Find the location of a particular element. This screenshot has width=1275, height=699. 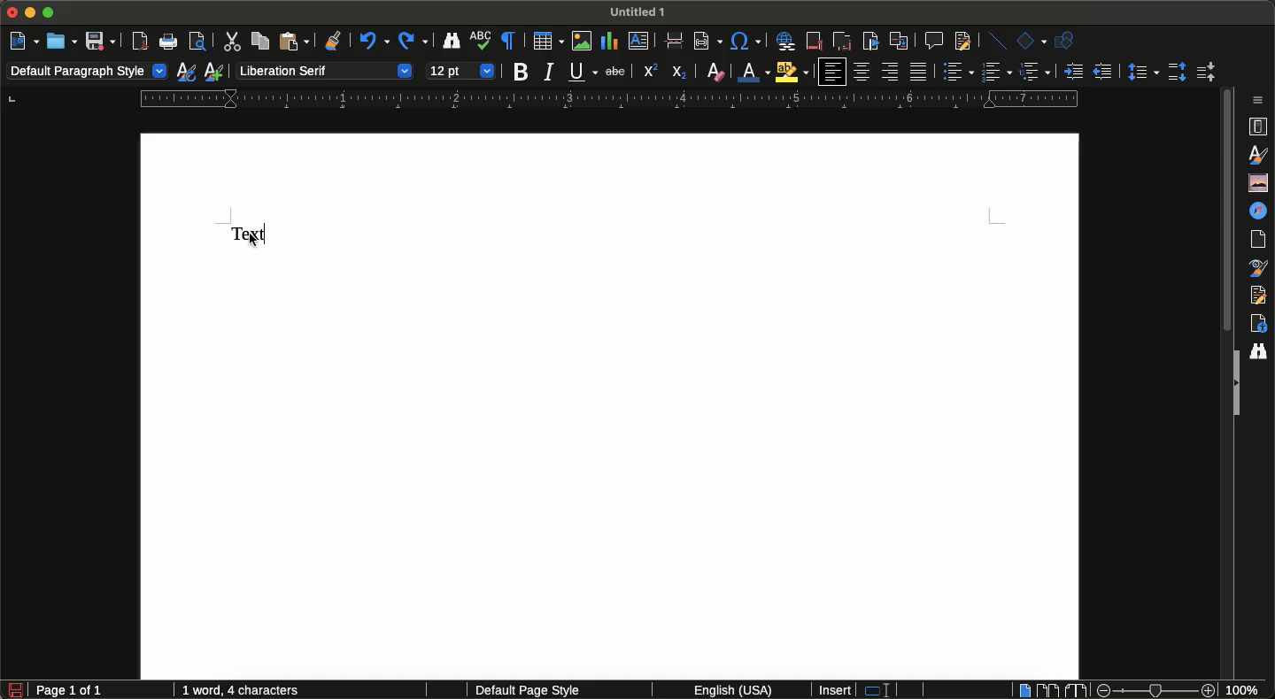

Insert field is located at coordinates (707, 40).